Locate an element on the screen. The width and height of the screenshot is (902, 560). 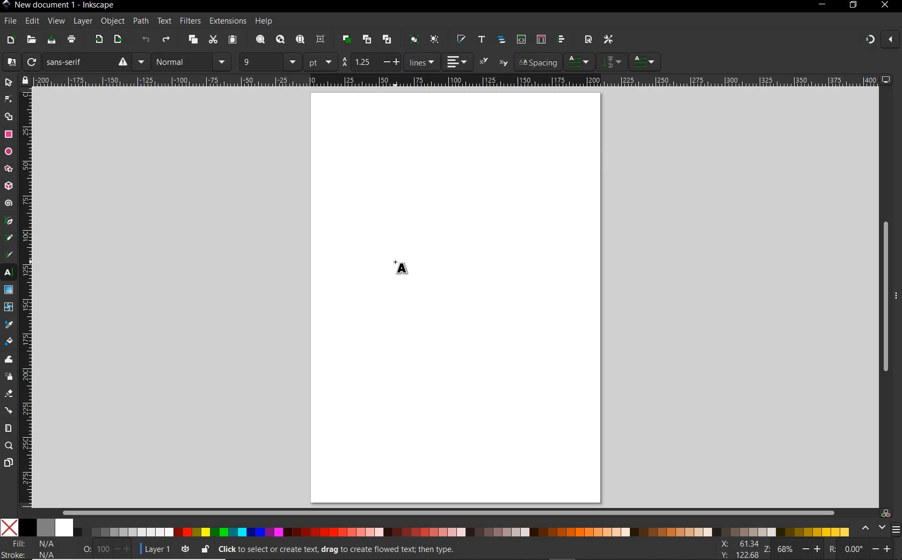
color modes is located at coordinates (425, 527).